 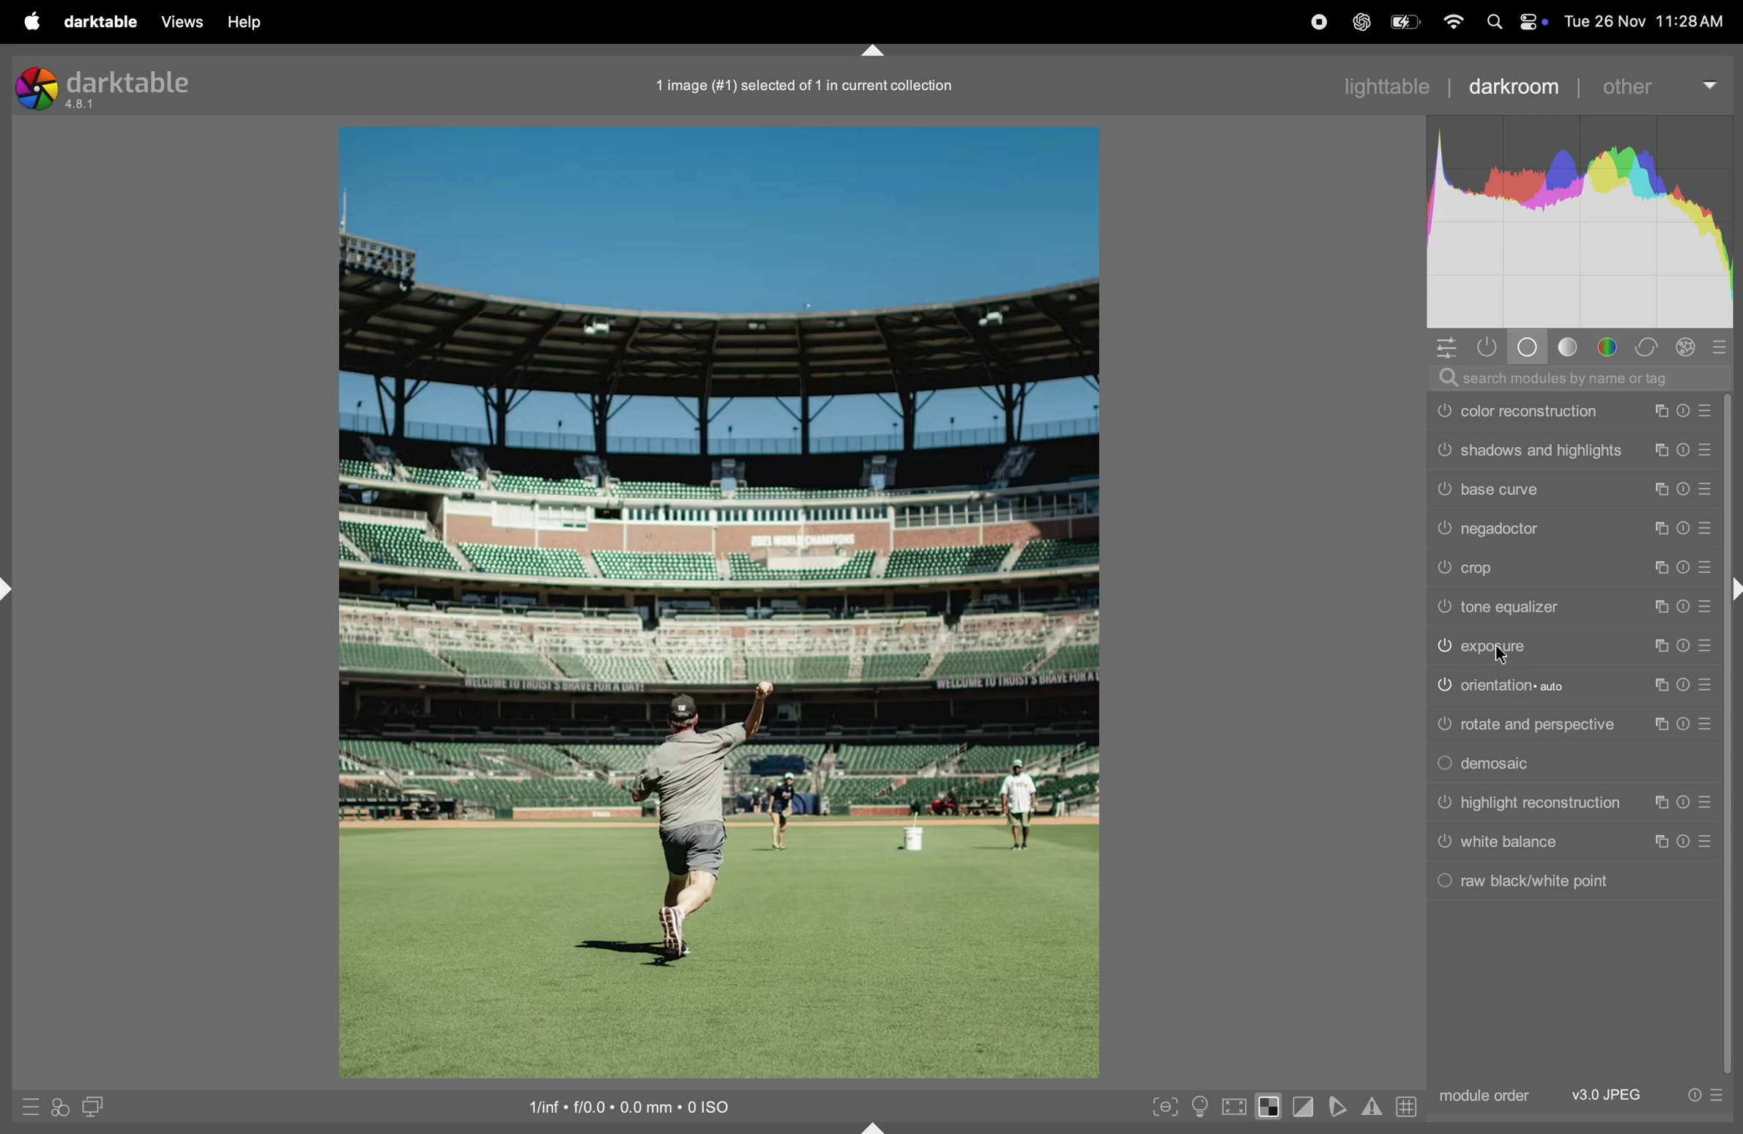 What do you see at coordinates (1705, 606) in the screenshot?
I see `Presets ` at bounding box center [1705, 606].